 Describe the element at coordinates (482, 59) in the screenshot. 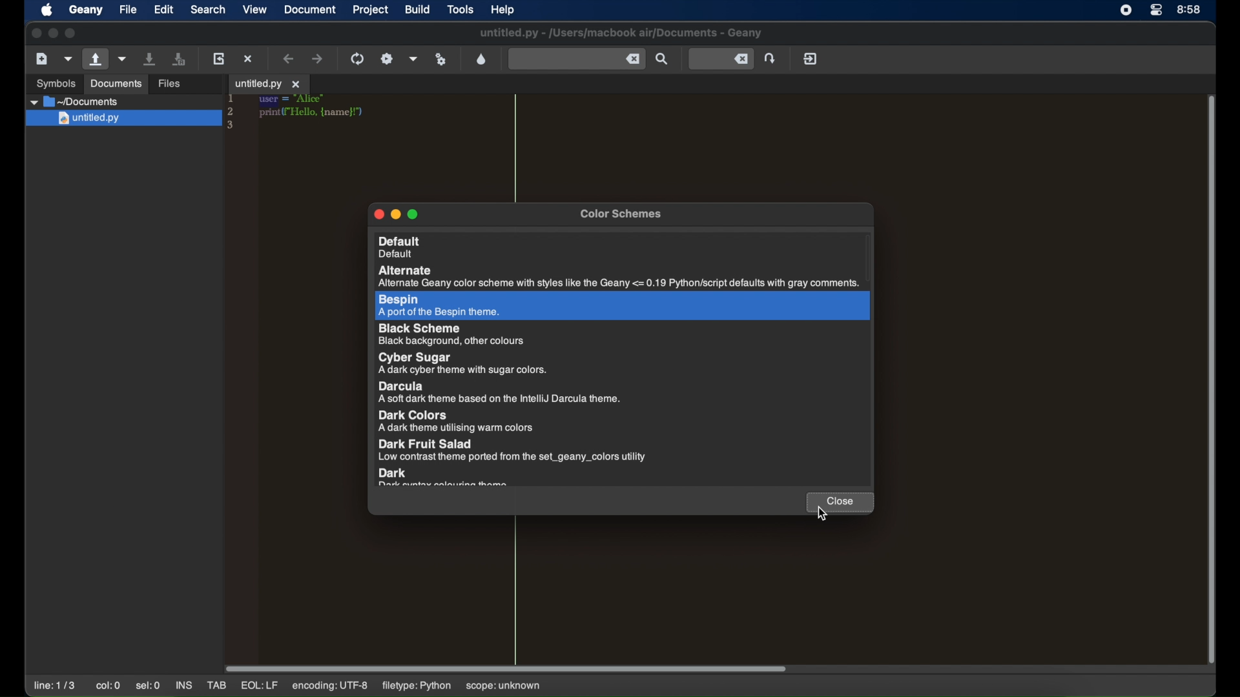

I see `open color chooser dialog` at that location.